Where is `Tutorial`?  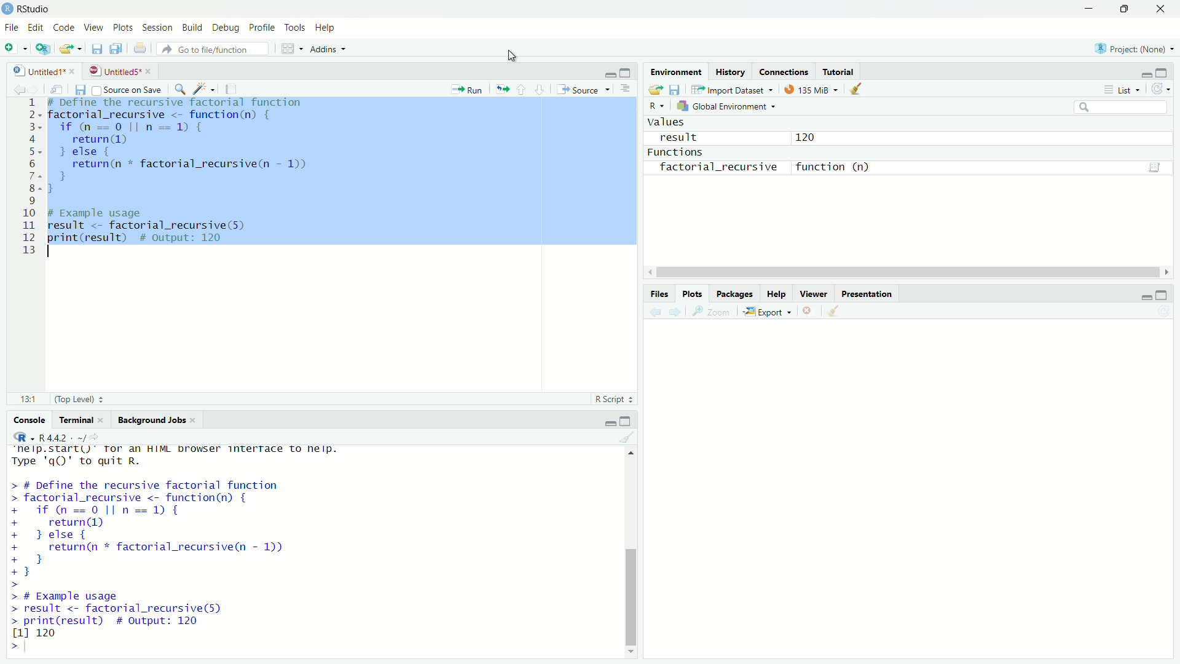
Tutorial is located at coordinates (841, 69).